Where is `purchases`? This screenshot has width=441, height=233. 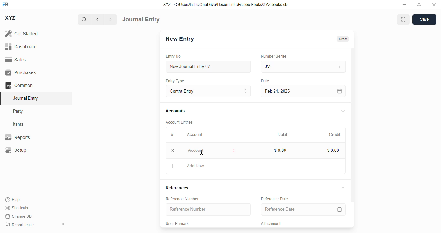
purchases is located at coordinates (21, 72).